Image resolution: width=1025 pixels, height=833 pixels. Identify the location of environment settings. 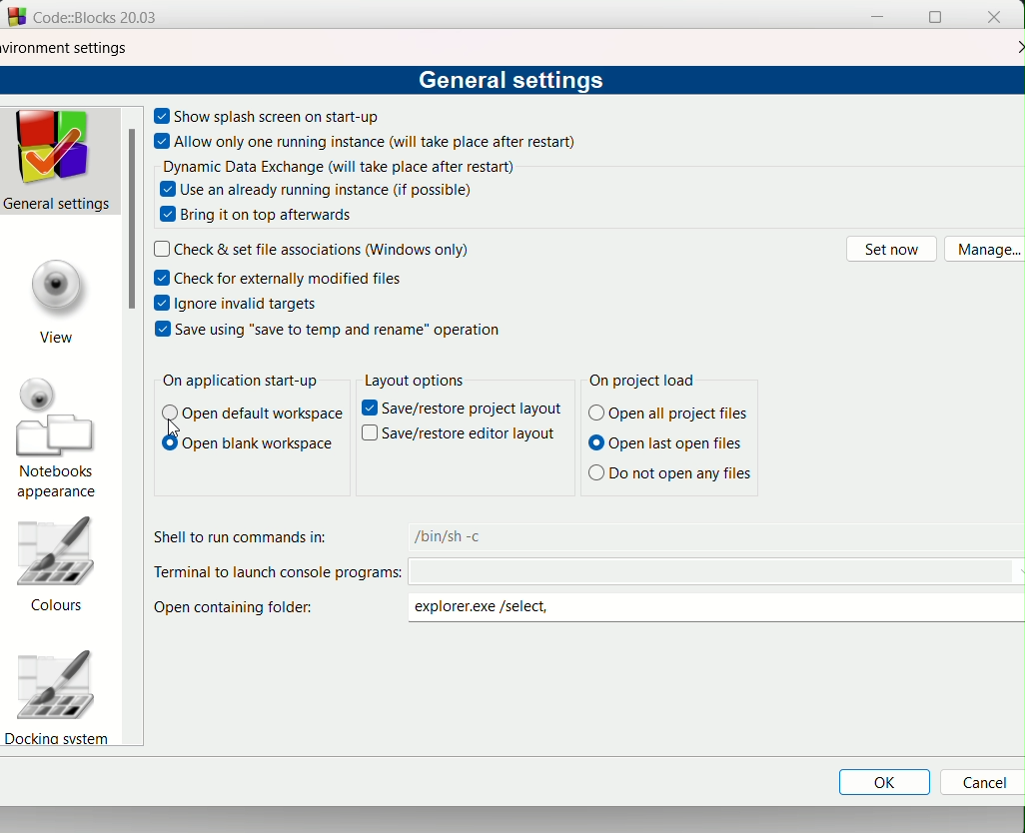
(65, 46).